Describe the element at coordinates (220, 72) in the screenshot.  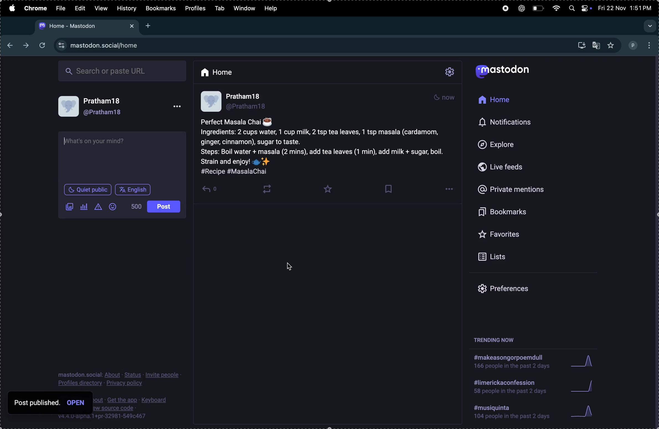
I see `home` at that location.